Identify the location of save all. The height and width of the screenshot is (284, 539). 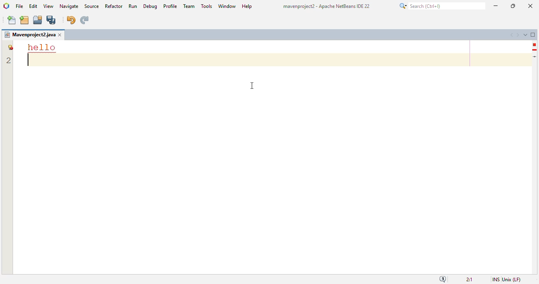
(51, 20).